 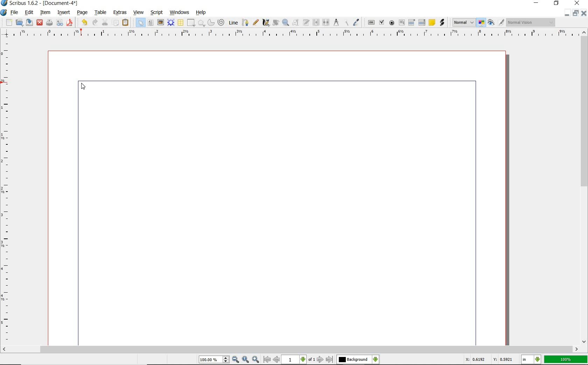 I want to click on link annotation, so click(x=441, y=23).